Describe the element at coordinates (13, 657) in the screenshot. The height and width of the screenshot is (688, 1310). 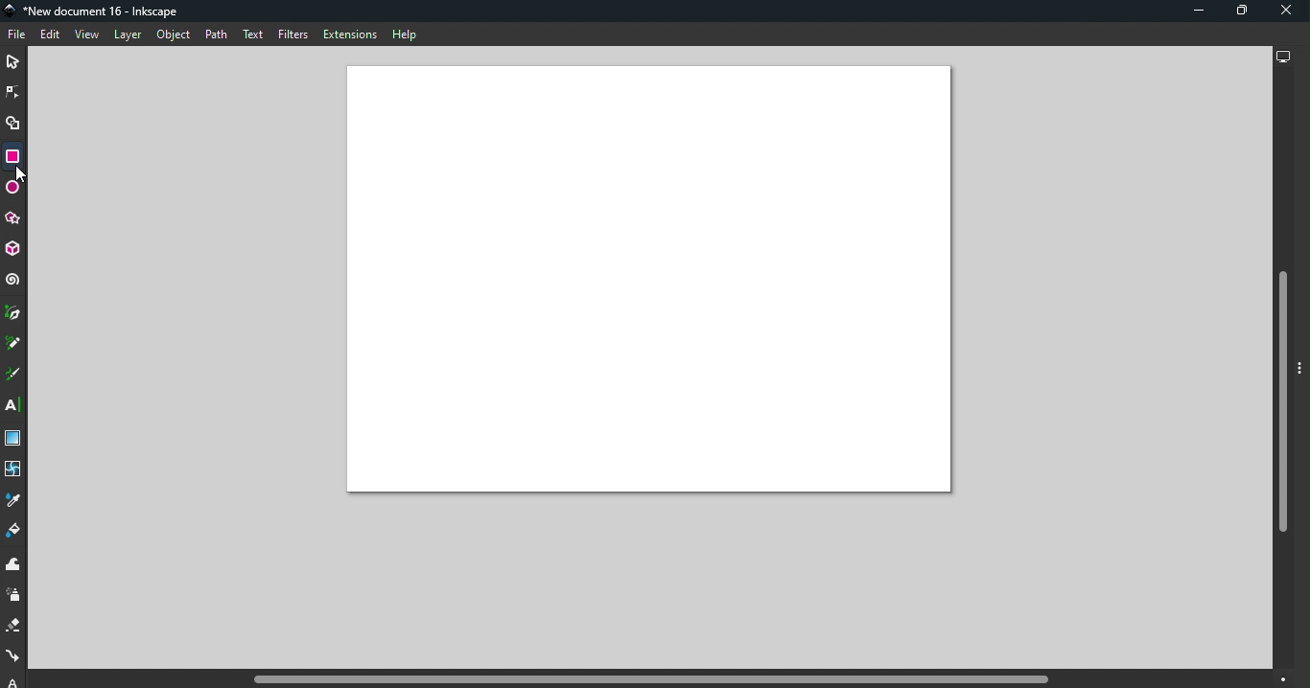
I see `Connector tool` at that location.